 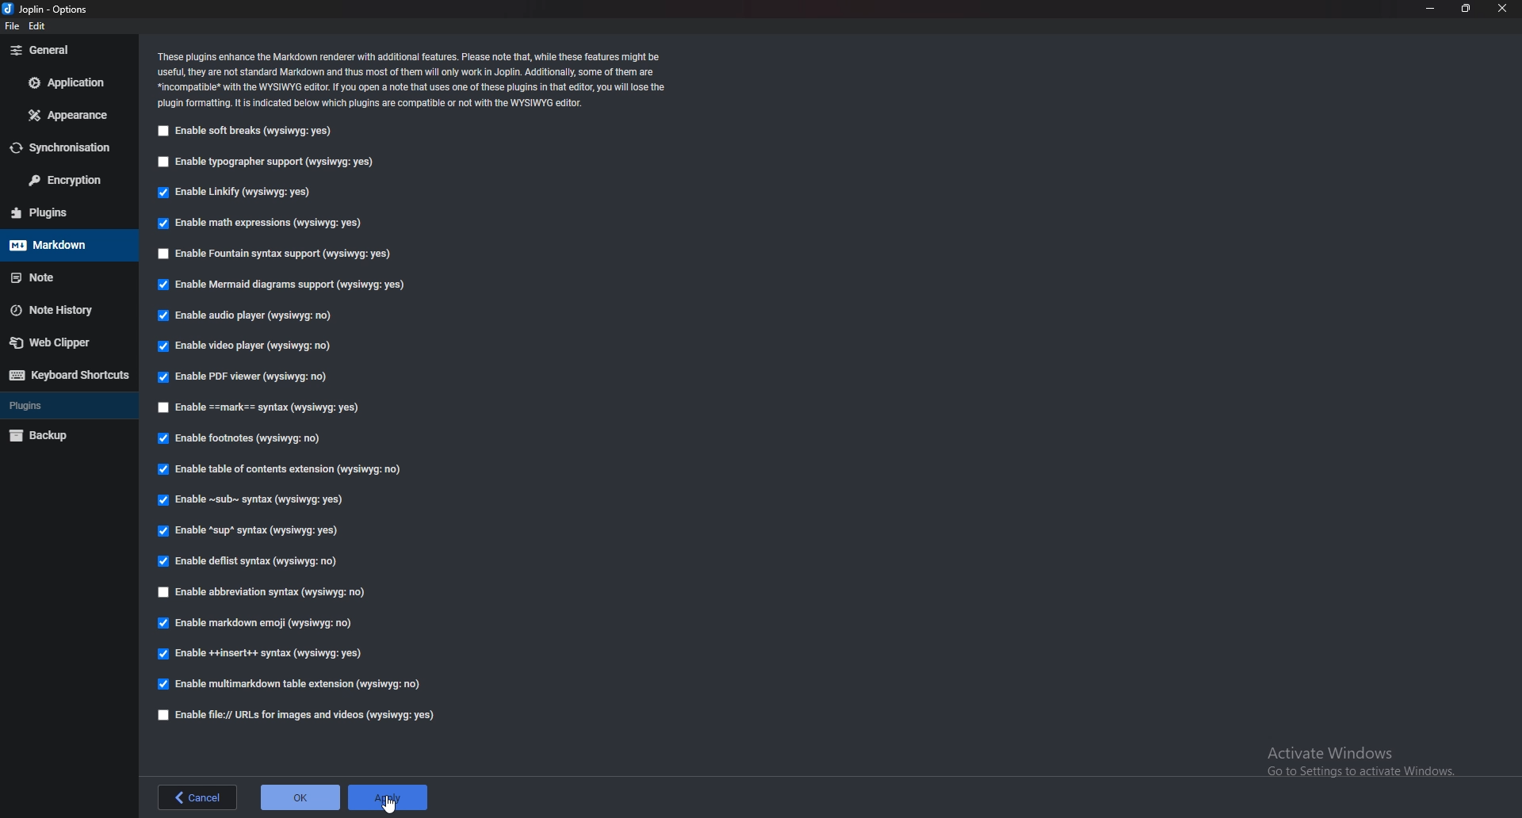 What do you see at coordinates (248, 317) in the screenshot?
I see `Enable audio player` at bounding box center [248, 317].